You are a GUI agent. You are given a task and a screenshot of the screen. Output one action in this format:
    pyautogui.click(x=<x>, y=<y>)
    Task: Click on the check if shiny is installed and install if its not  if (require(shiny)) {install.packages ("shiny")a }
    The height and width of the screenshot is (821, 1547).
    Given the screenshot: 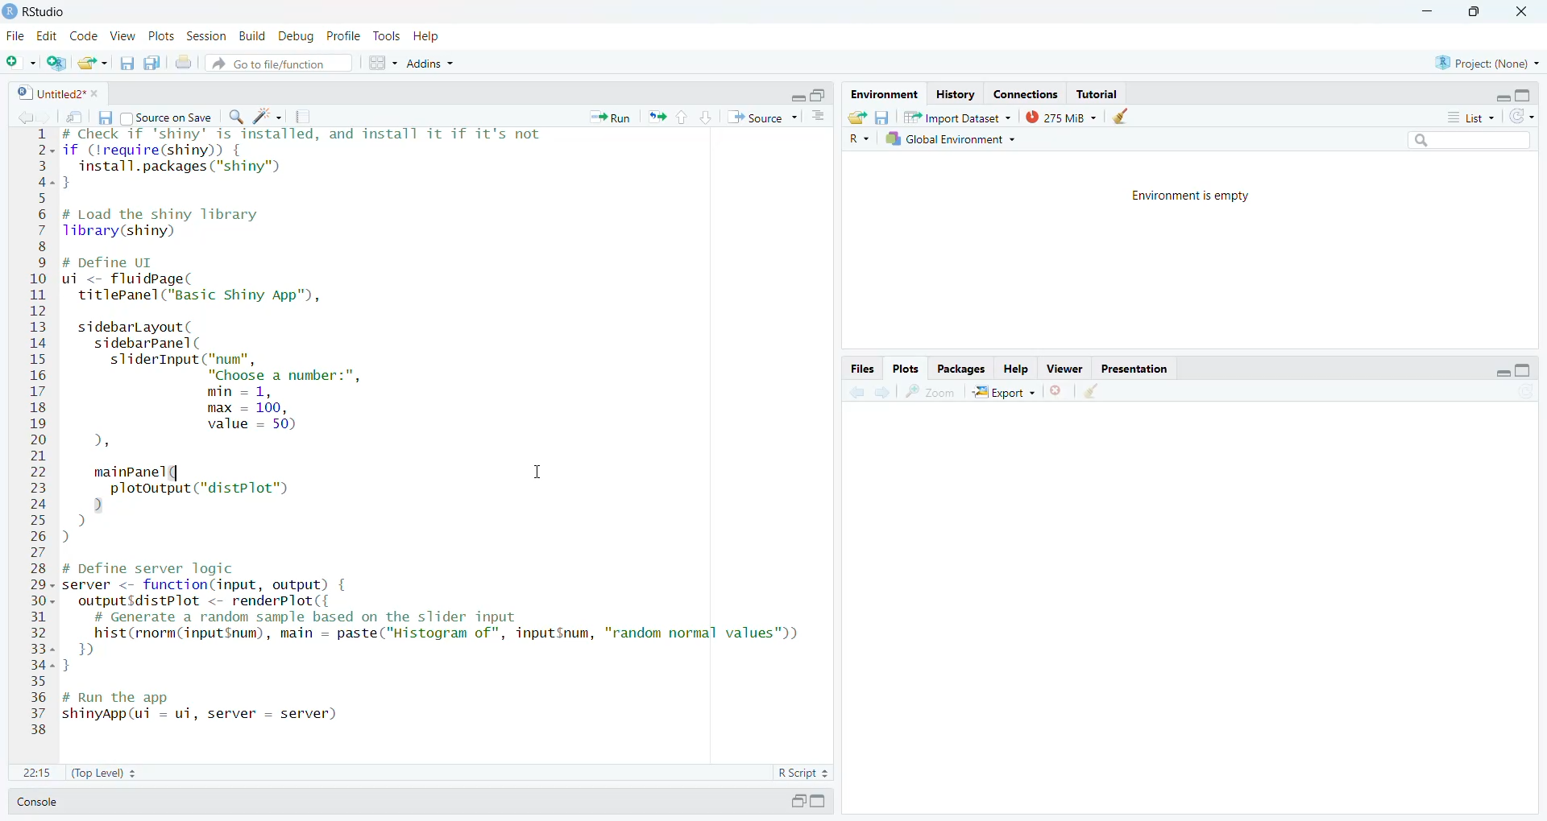 What is the action you would take?
    pyautogui.click(x=302, y=159)
    